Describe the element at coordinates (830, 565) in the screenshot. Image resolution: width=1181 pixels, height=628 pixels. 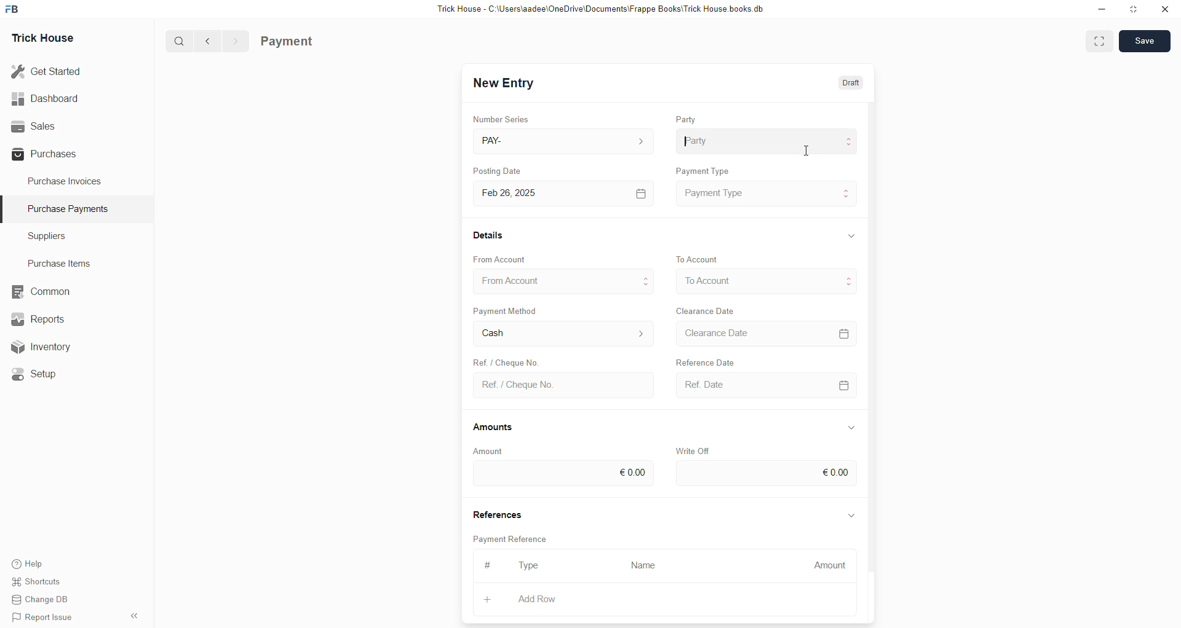
I see `Amount` at that location.